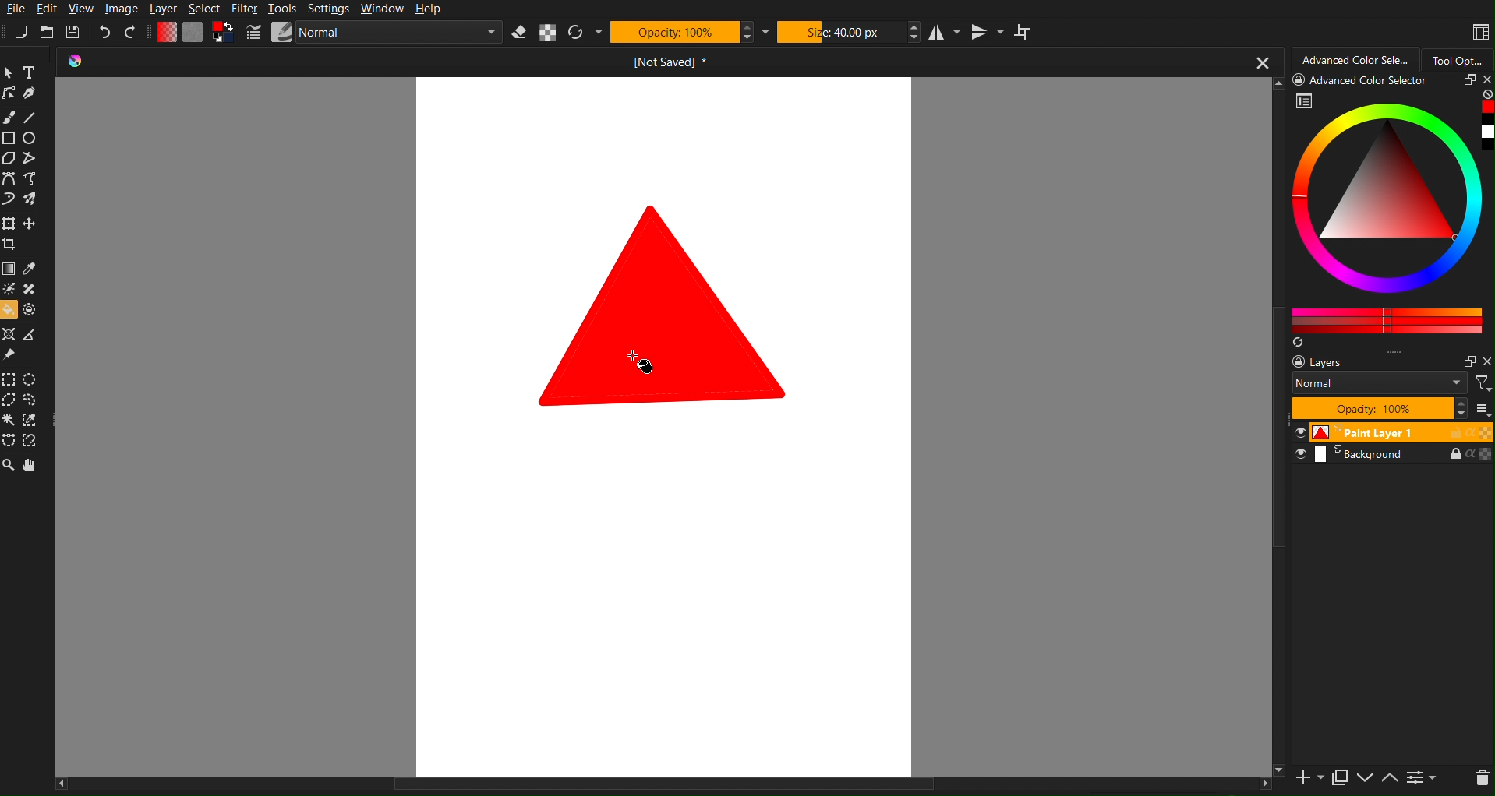 The image size is (1495, 796). Describe the element at coordinates (645, 369) in the screenshot. I see `mouse pointer` at that location.